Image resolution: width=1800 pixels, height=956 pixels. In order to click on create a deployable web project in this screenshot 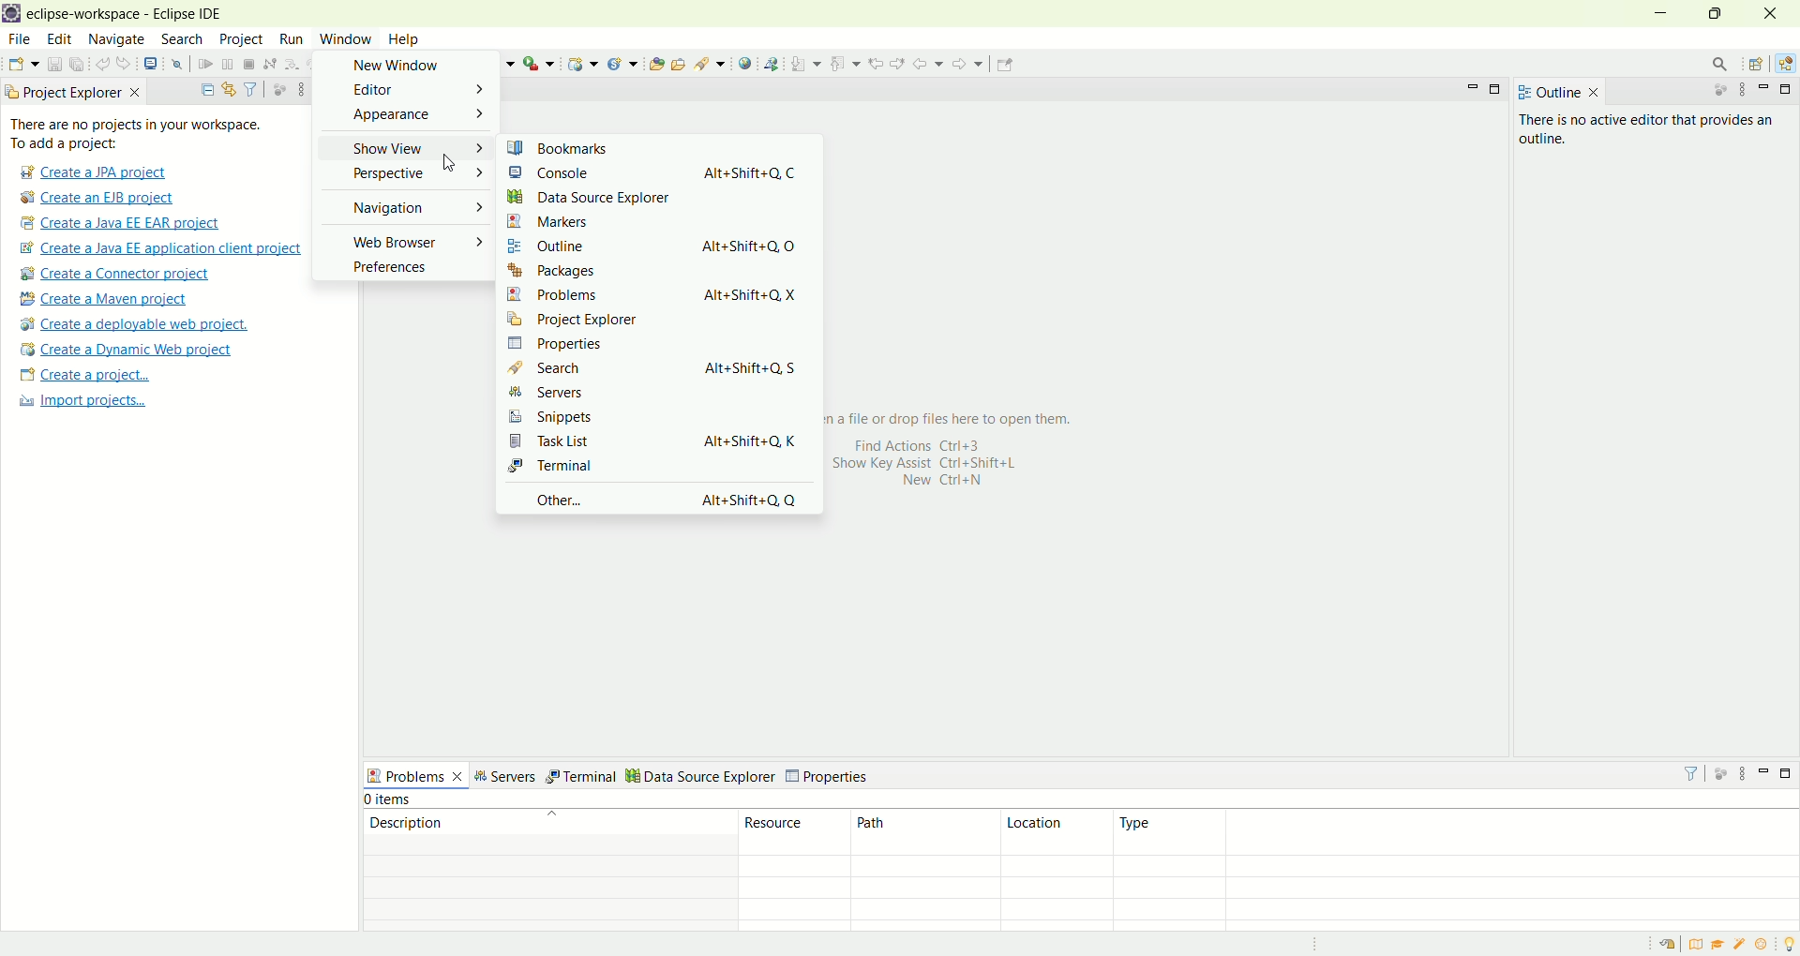, I will do `click(135, 322)`.